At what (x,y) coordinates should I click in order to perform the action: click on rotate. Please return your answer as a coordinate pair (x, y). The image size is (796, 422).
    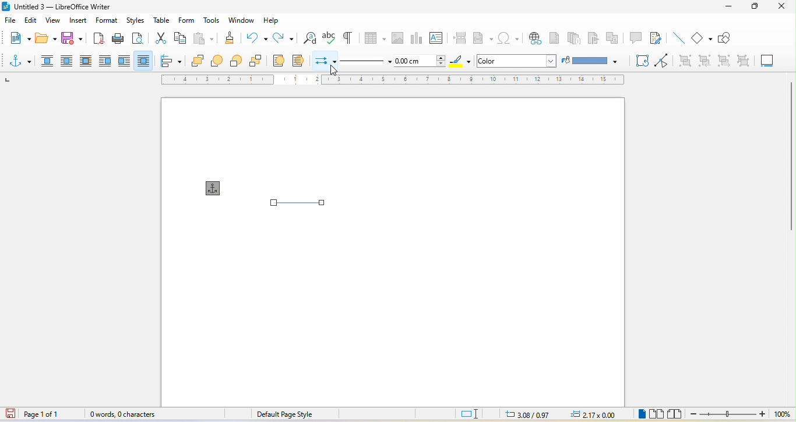
    Looking at the image, I should click on (641, 60).